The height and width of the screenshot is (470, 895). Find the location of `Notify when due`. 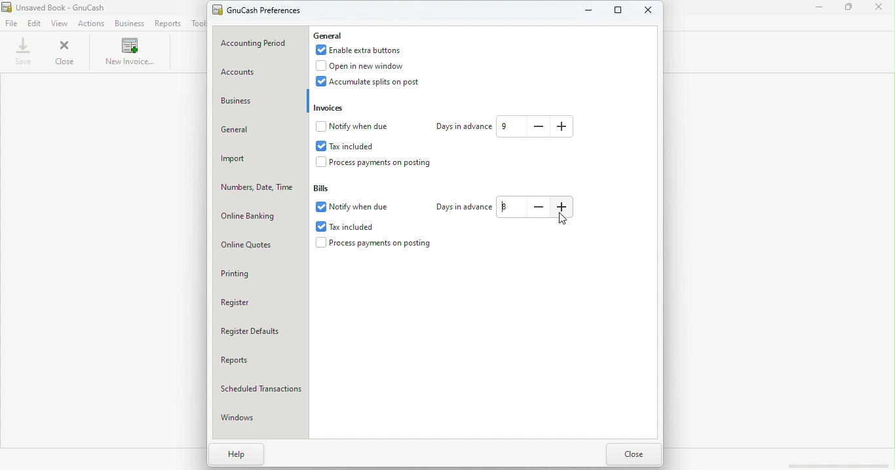

Notify when due is located at coordinates (352, 208).